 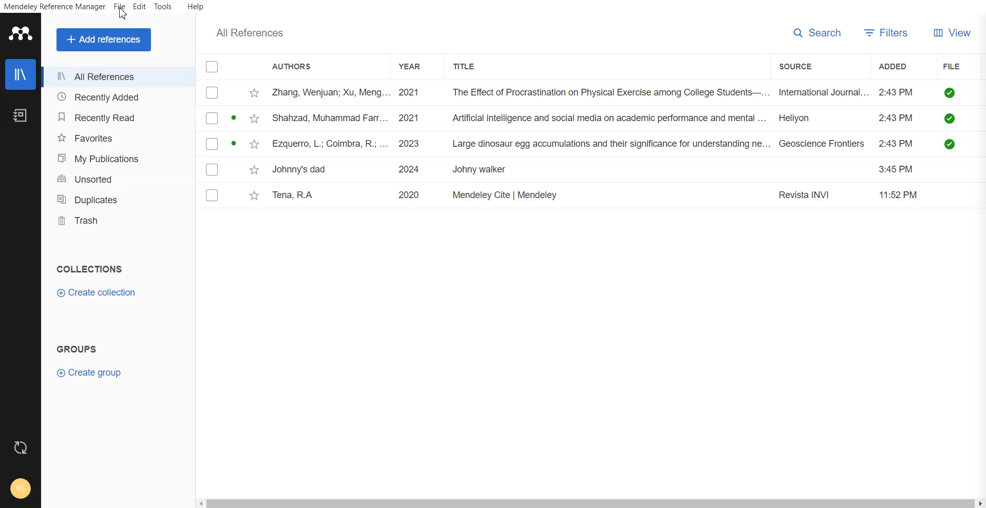 I want to click on Source, so click(x=801, y=67).